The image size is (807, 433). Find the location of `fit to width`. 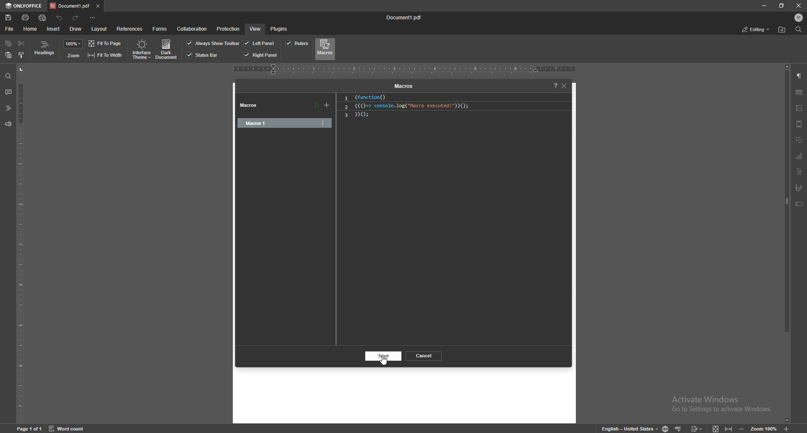

fit to width is located at coordinates (728, 428).